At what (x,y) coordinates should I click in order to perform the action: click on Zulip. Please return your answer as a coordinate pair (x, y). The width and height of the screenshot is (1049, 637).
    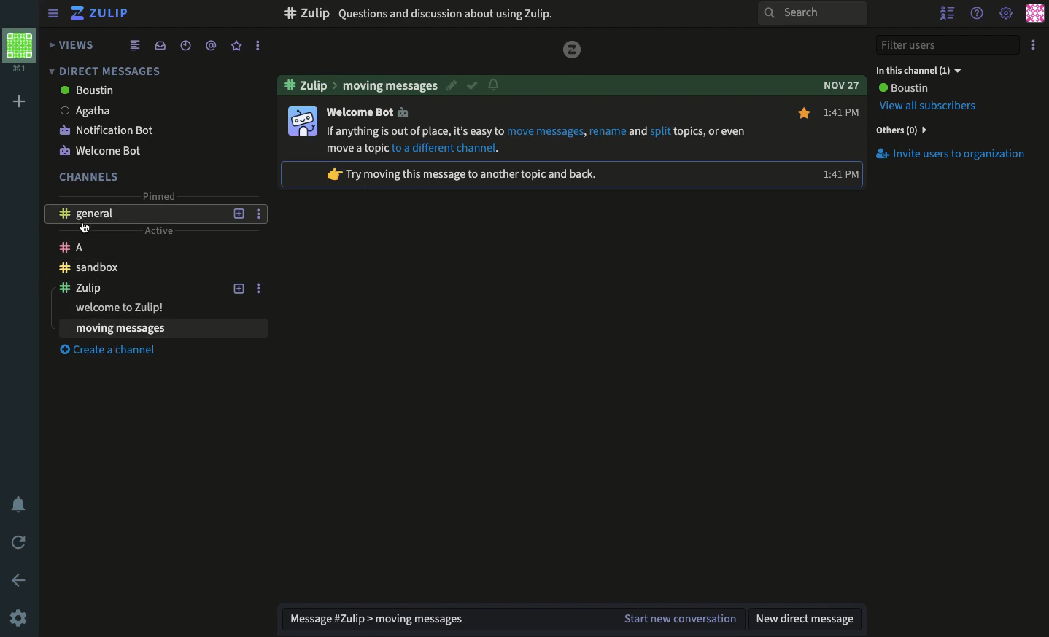
    Looking at the image, I should click on (102, 15).